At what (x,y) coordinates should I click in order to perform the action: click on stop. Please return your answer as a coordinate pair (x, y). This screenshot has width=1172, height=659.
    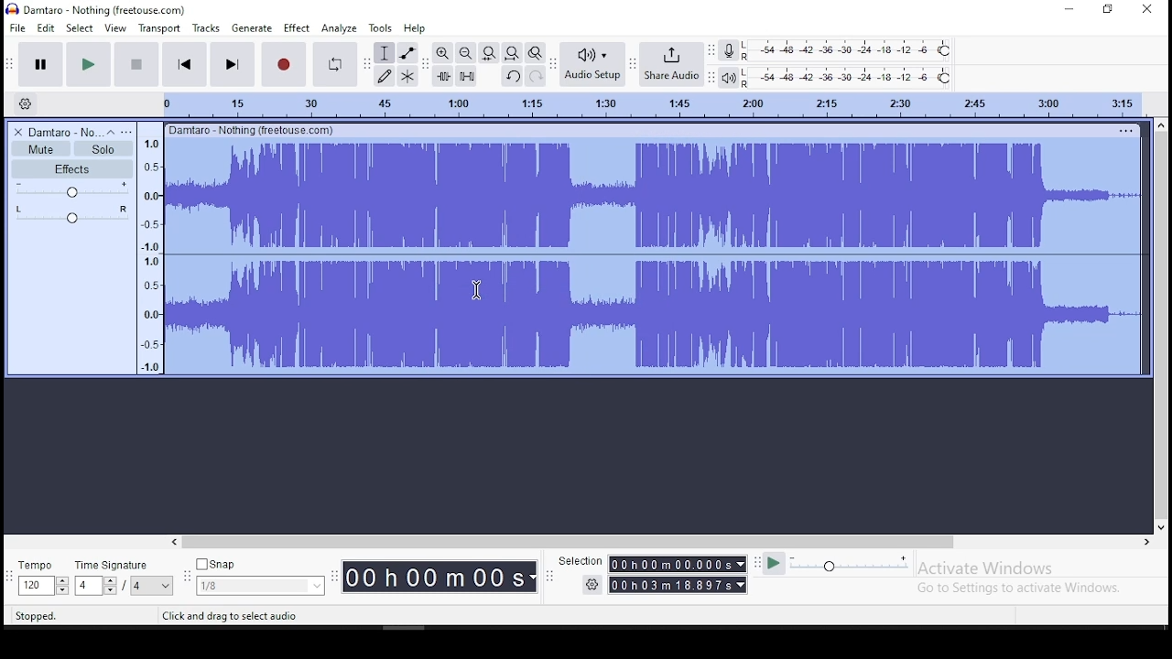
    Looking at the image, I should click on (136, 63).